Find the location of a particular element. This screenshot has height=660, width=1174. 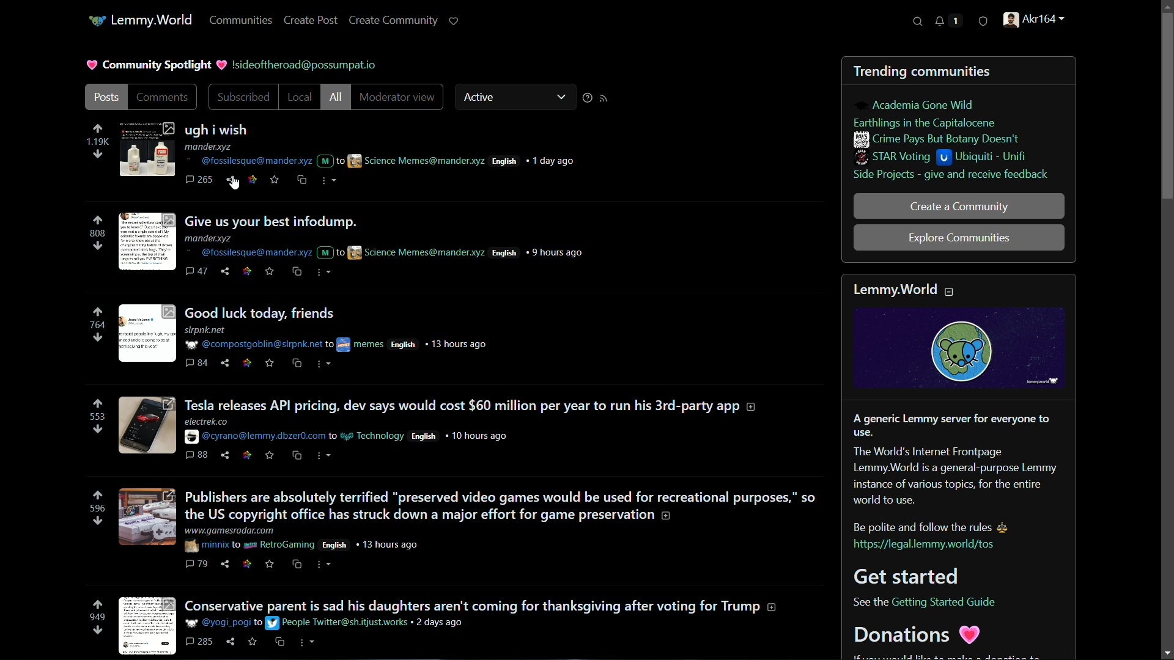

thumbnail is located at coordinates (146, 334).